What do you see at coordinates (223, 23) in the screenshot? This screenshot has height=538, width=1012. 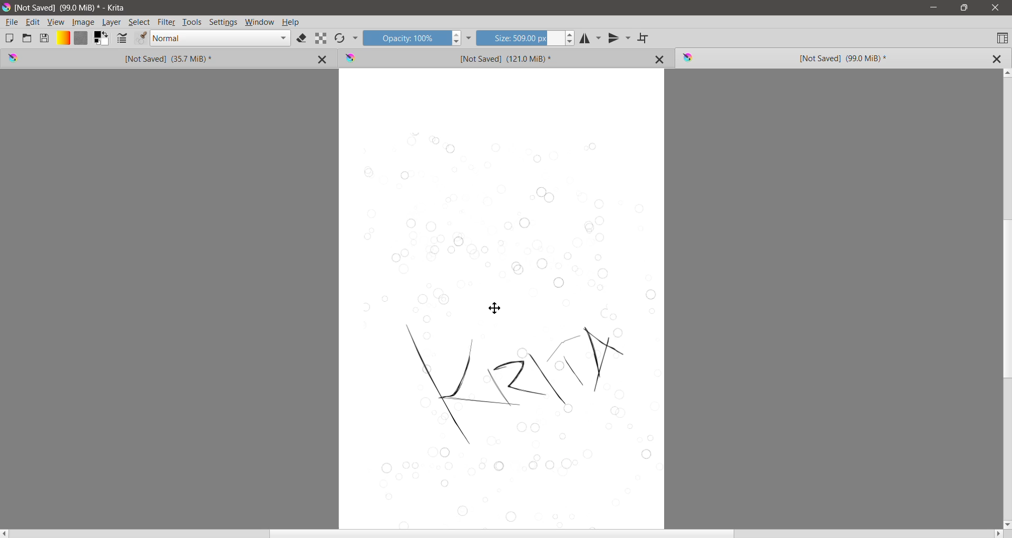 I see `Settings` at bounding box center [223, 23].